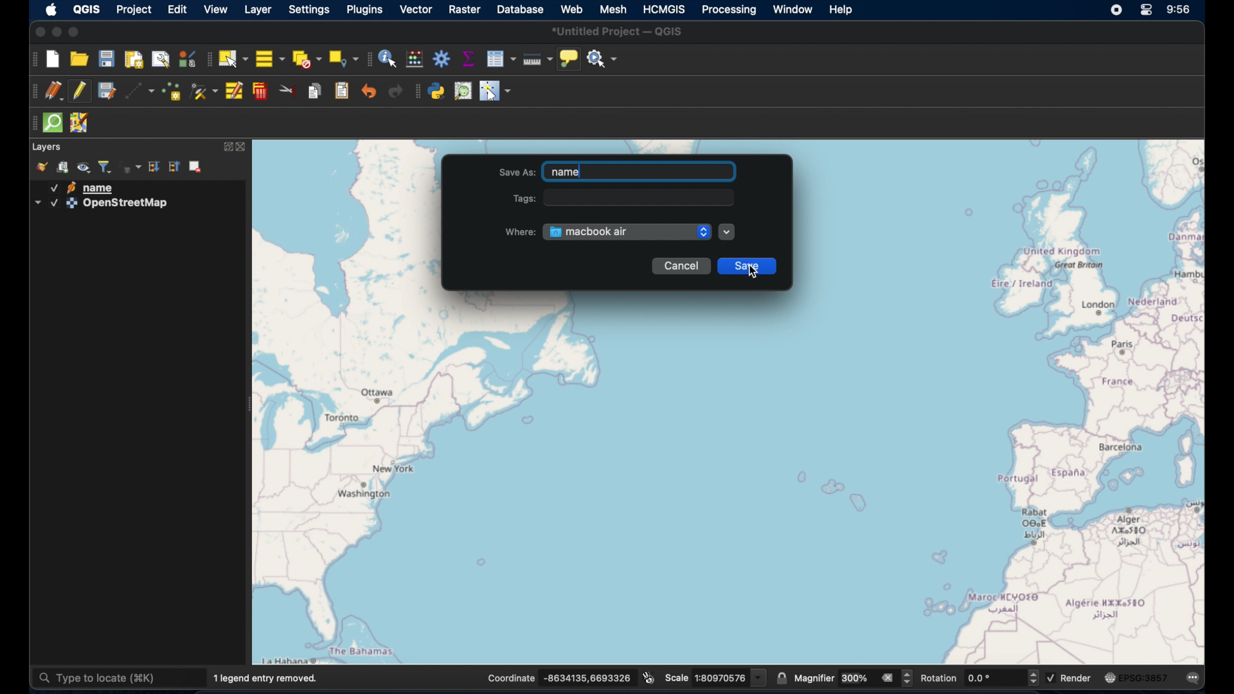  Describe the element at coordinates (174, 166) in the screenshot. I see `collapse all` at that location.